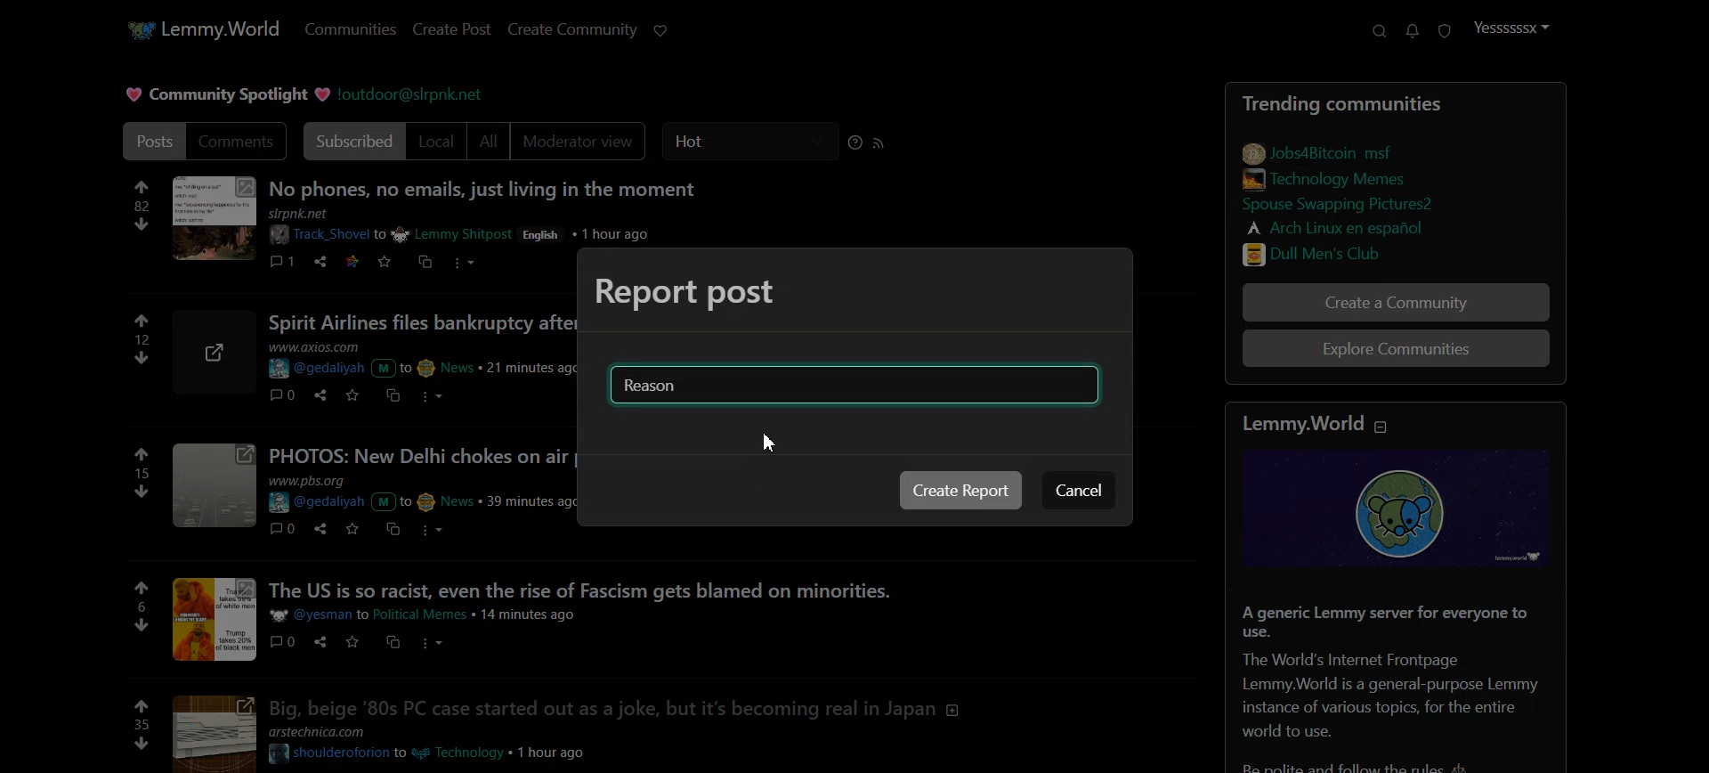  I want to click on upvote, so click(143, 454).